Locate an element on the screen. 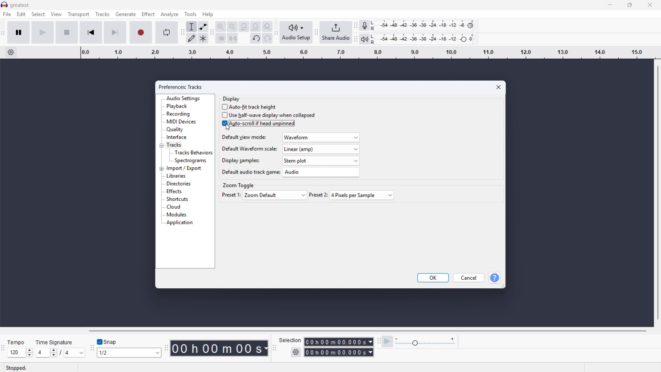 Image resolution: width=661 pixels, height=372 pixels. Close preferences  is located at coordinates (499, 87).